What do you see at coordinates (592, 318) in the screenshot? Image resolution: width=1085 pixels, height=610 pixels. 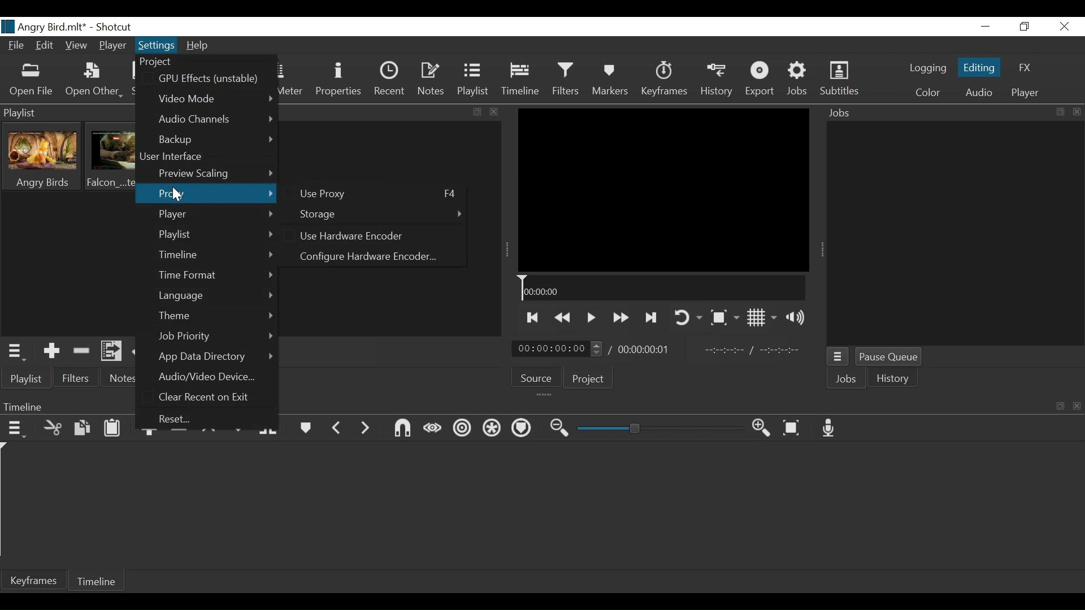 I see `Toggle play or pause (space)` at bounding box center [592, 318].